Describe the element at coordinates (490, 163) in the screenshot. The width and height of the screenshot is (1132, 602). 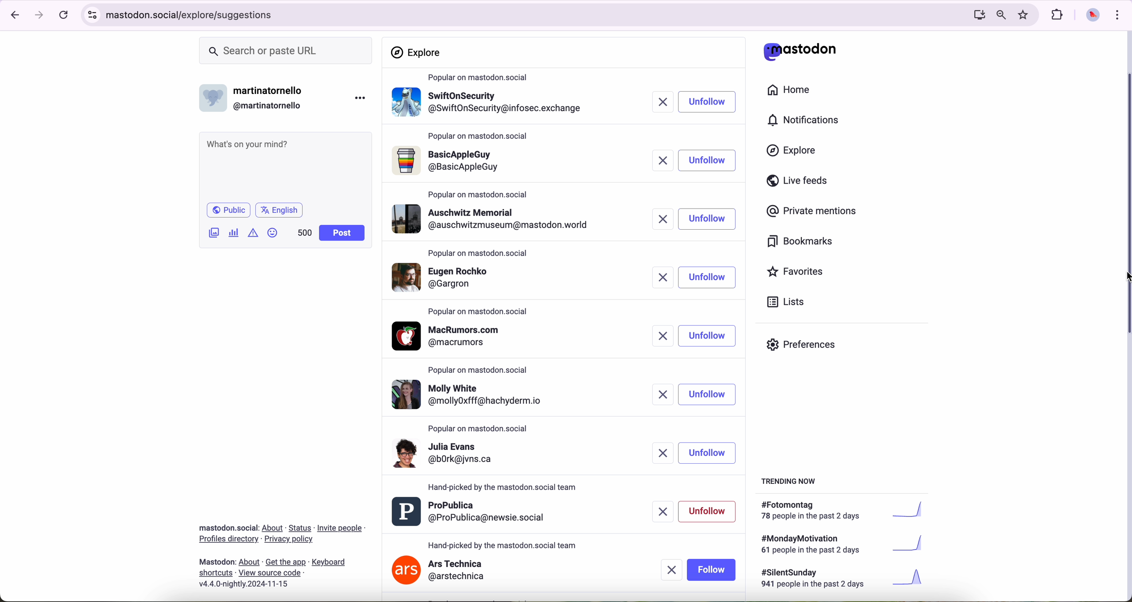
I see `profile` at that location.